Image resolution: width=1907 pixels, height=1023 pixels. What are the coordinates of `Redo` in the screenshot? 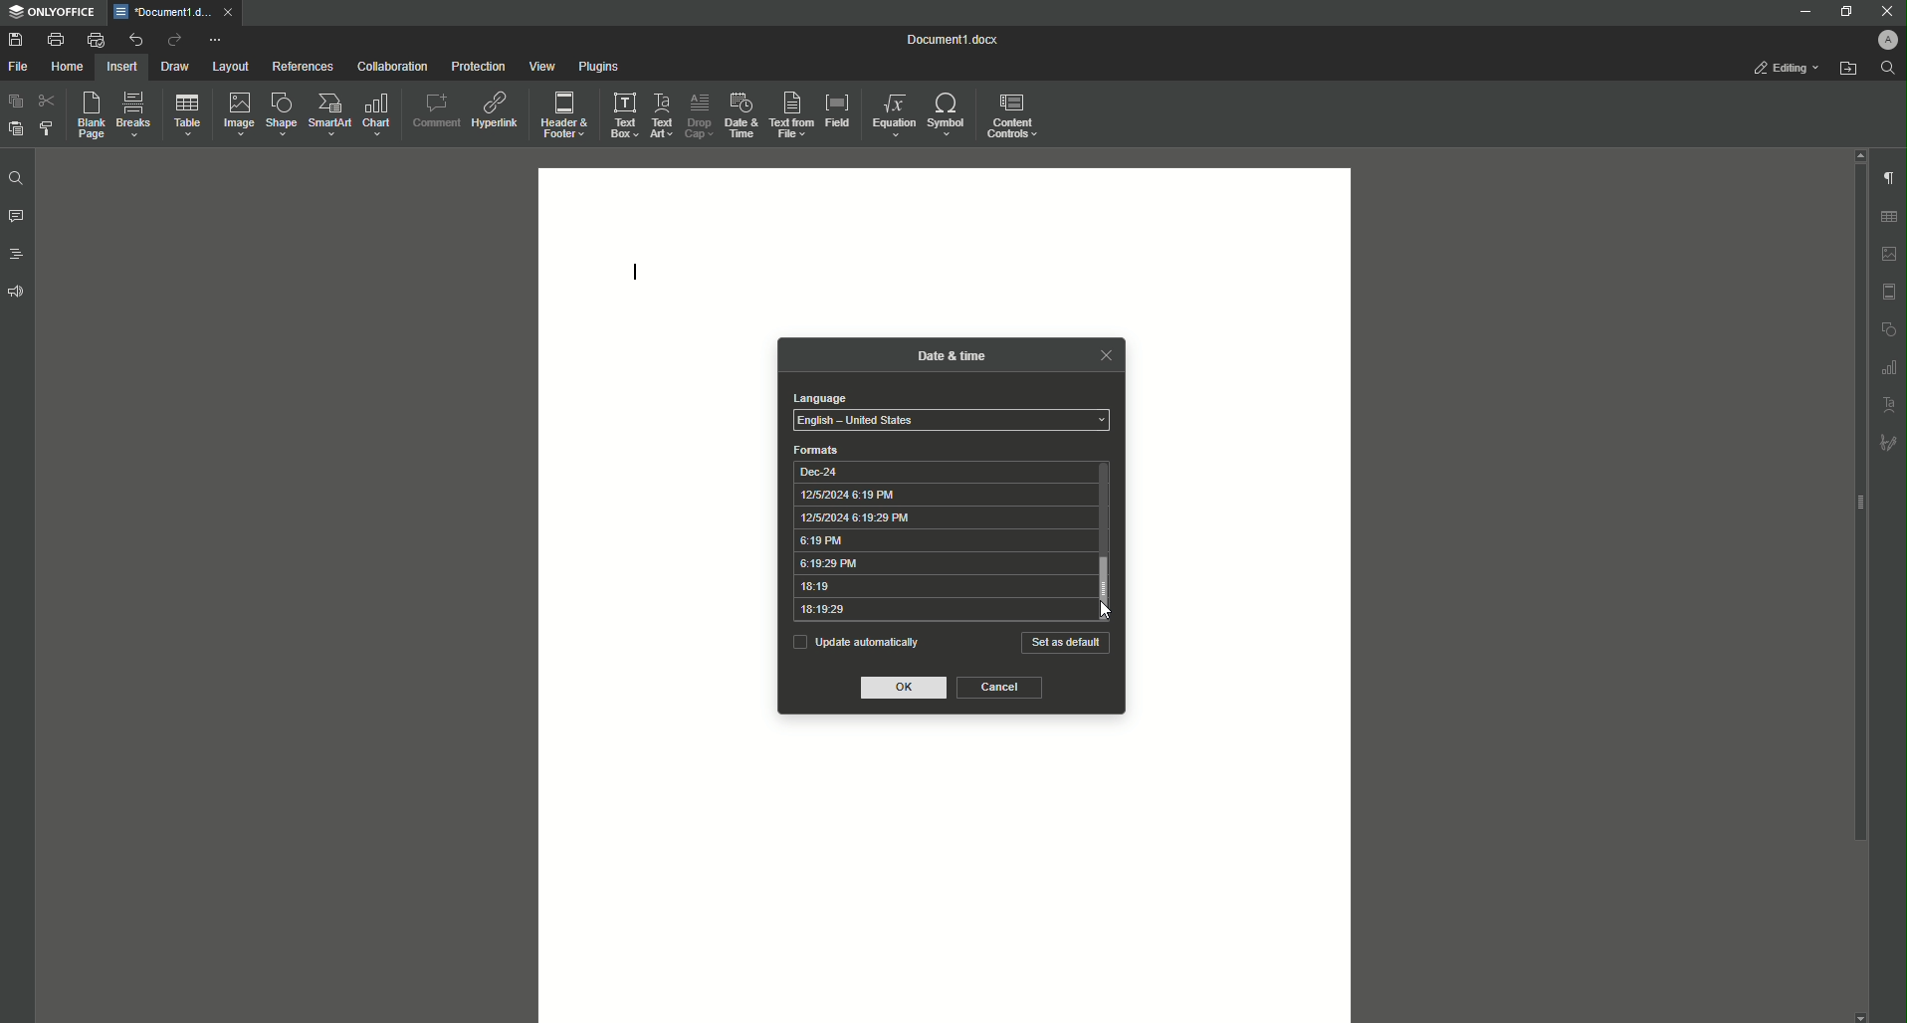 It's located at (171, 40).